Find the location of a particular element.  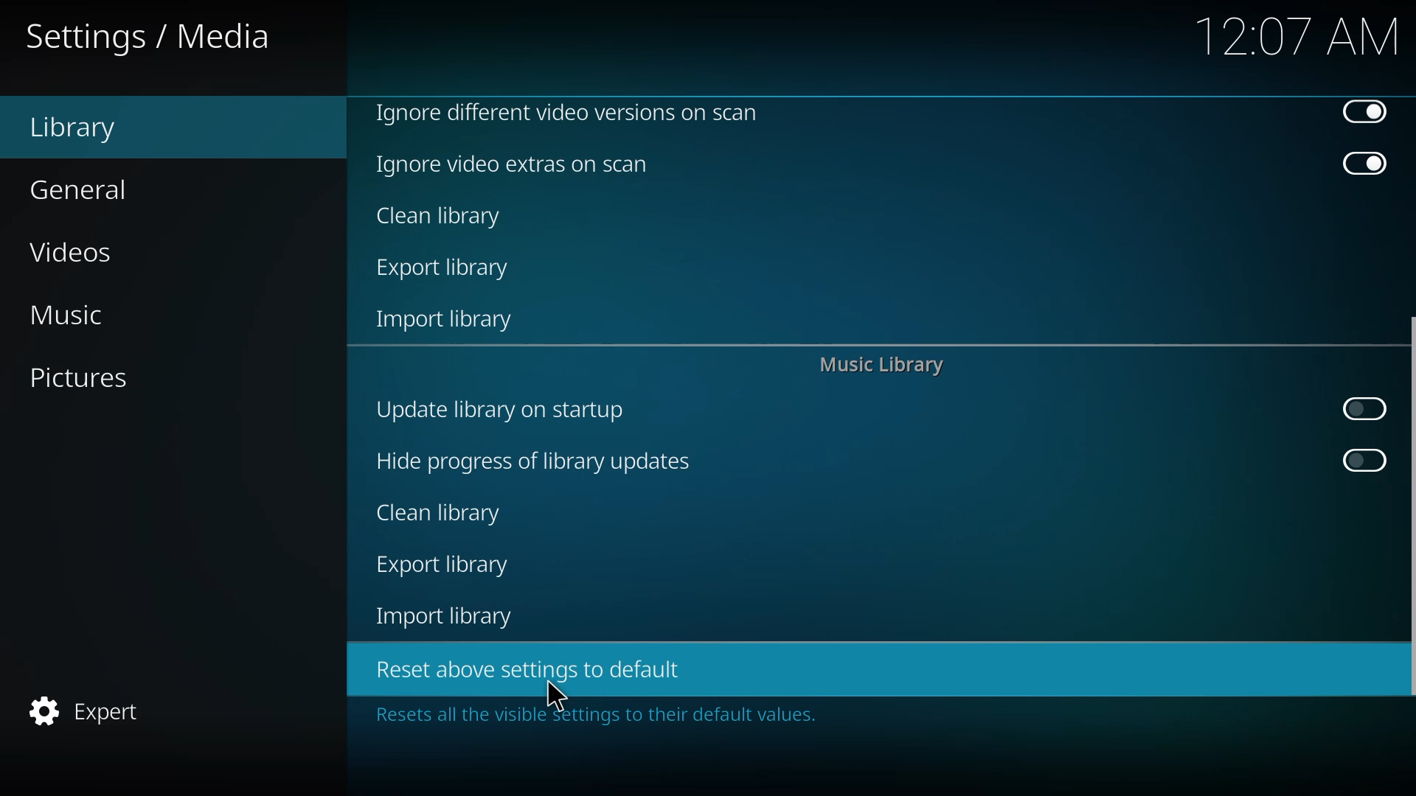

import is located at coordinates (448, 616).